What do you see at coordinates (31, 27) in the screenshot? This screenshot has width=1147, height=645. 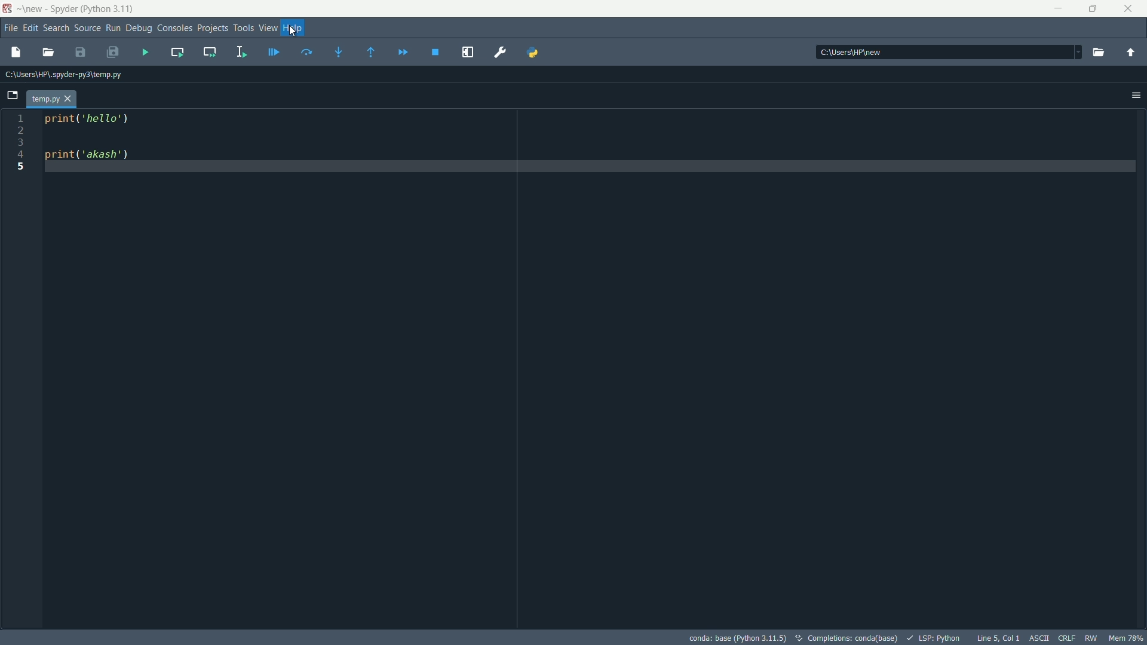 I see `edit menu` at bounding box center [31, 27].